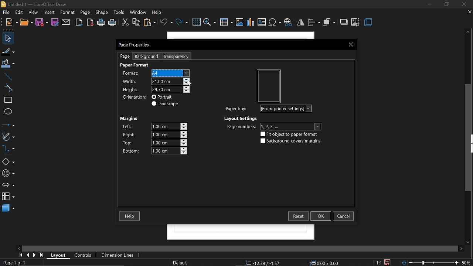 Image resolution: width=473 pixels, height=266 pixels. What do you see at coordinates (8, 125) in the screenshot?
I see `line and arrows` at bounding box center [8, 125].